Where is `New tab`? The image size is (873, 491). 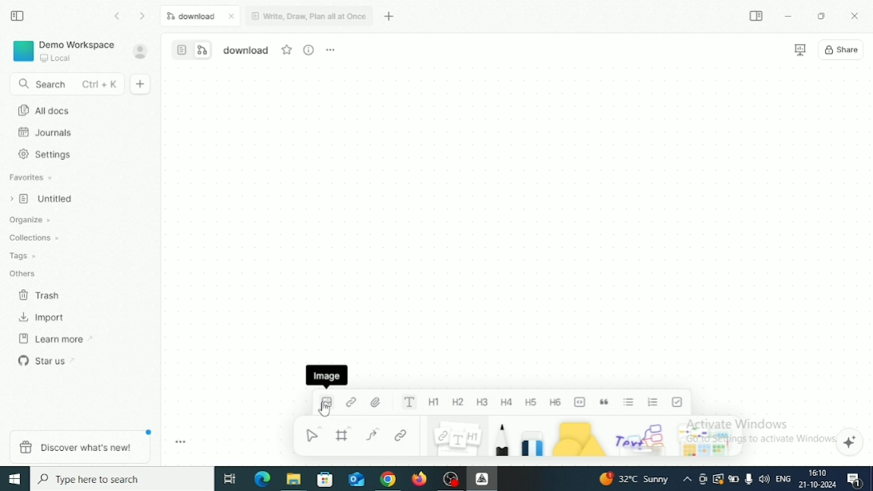
New tab is located at coordinates (389, 16).